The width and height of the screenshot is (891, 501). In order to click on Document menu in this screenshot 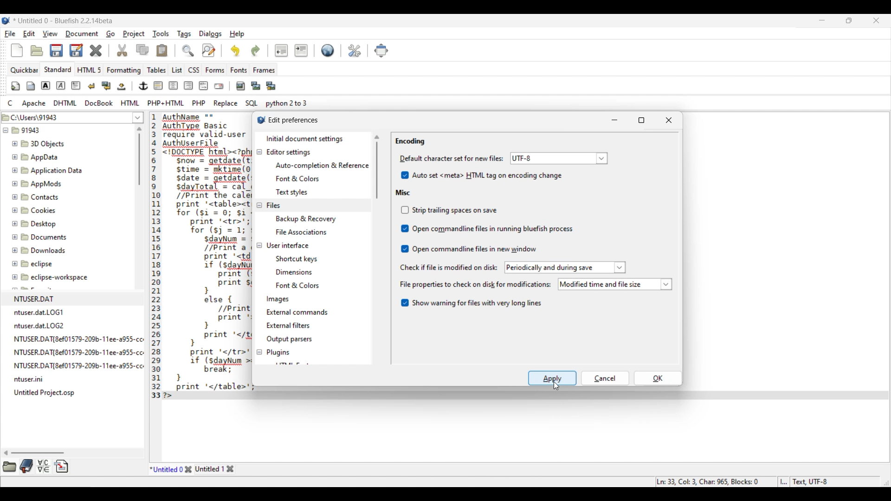, I will do `click(82, 34)`.